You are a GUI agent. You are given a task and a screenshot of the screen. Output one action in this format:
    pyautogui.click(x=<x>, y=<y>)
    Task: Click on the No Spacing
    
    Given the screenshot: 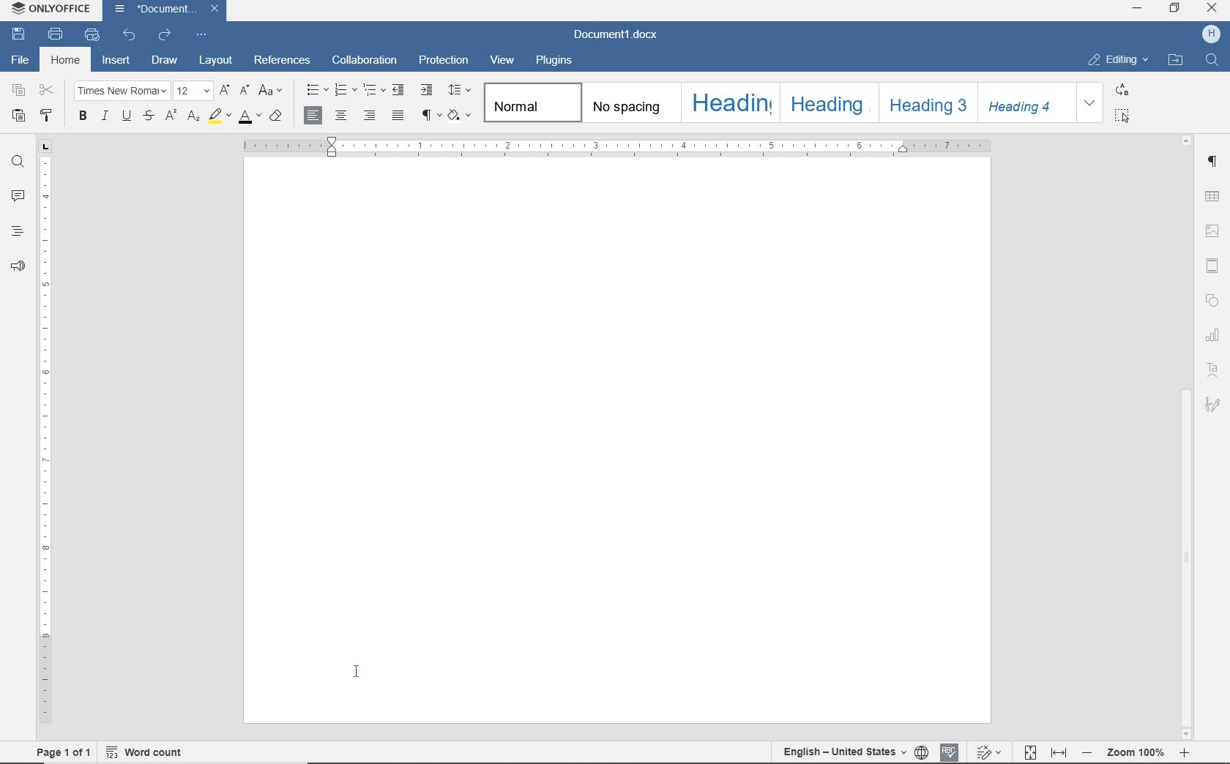 What is the action you would take?
    pyautogui.click(x=634, y=103)
    